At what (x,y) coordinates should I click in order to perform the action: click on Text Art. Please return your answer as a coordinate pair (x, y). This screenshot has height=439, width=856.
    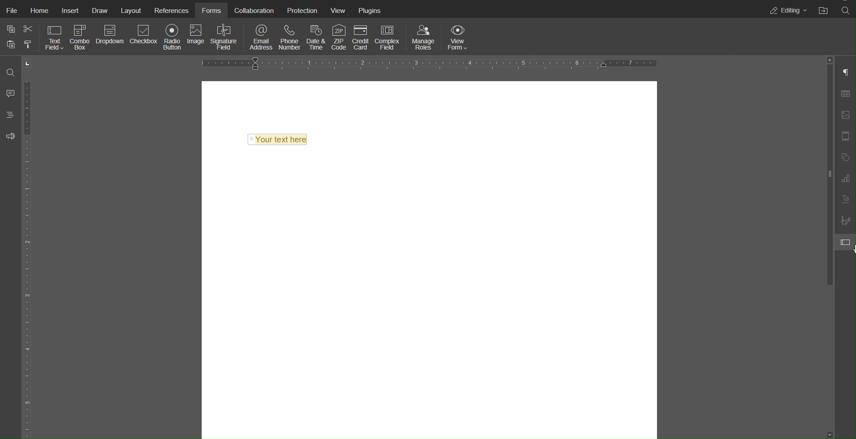
    Looking at the image, I should click on (845, 200).